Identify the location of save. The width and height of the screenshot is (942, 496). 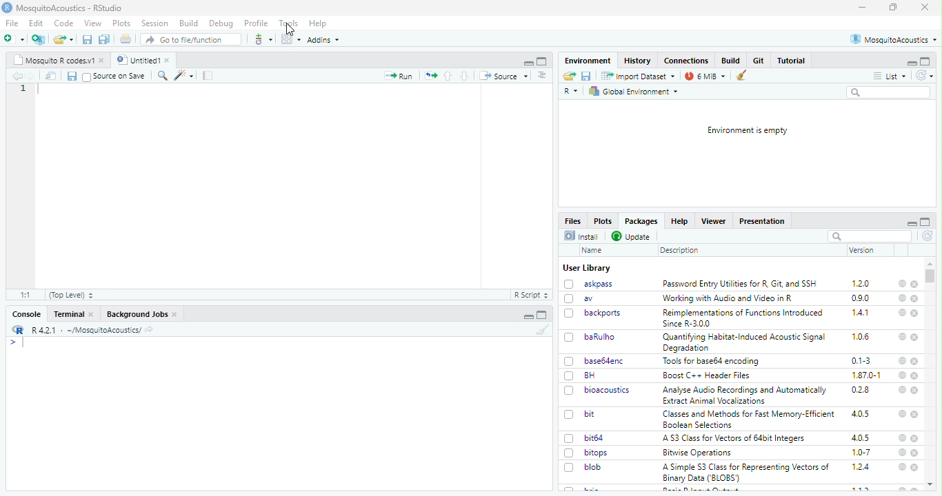
(587, 76).